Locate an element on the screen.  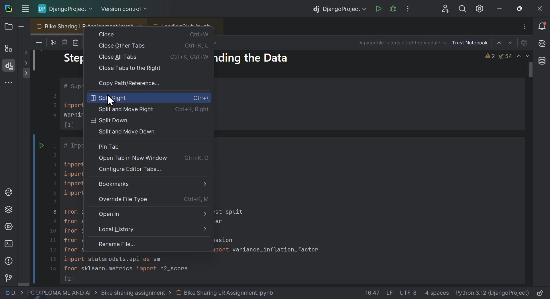
Terminal is located at coordinates (8, 245).